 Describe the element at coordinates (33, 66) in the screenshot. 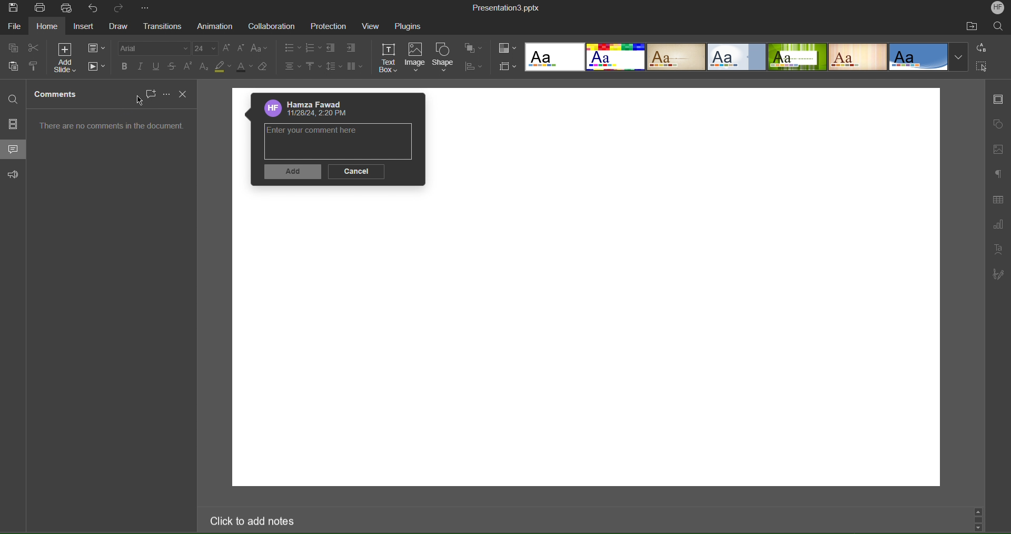

I see `Copy Style` at that location.